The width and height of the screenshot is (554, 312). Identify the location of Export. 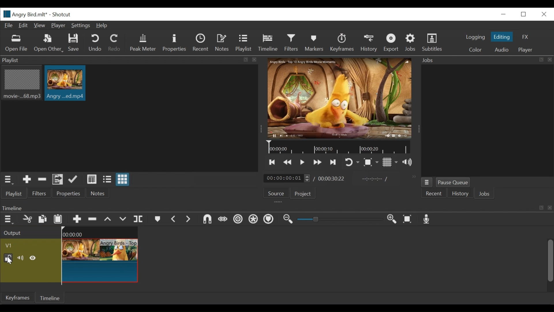
(391, 43).